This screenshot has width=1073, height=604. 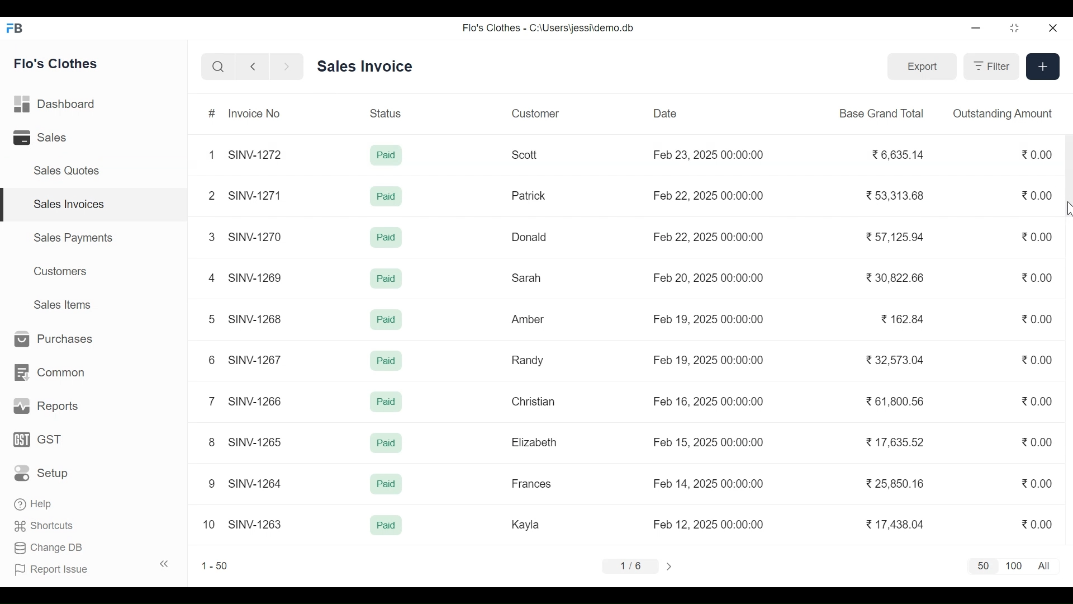 What do you see at coordinates (1042, 65) in the screenshot?
I see `Create` at bounding box center [1042, 65].